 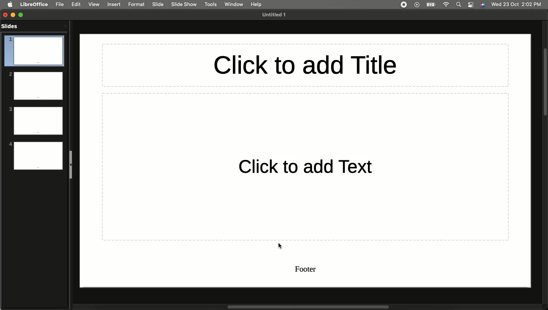 I want to click on Video player, so click(x=416, y=5).